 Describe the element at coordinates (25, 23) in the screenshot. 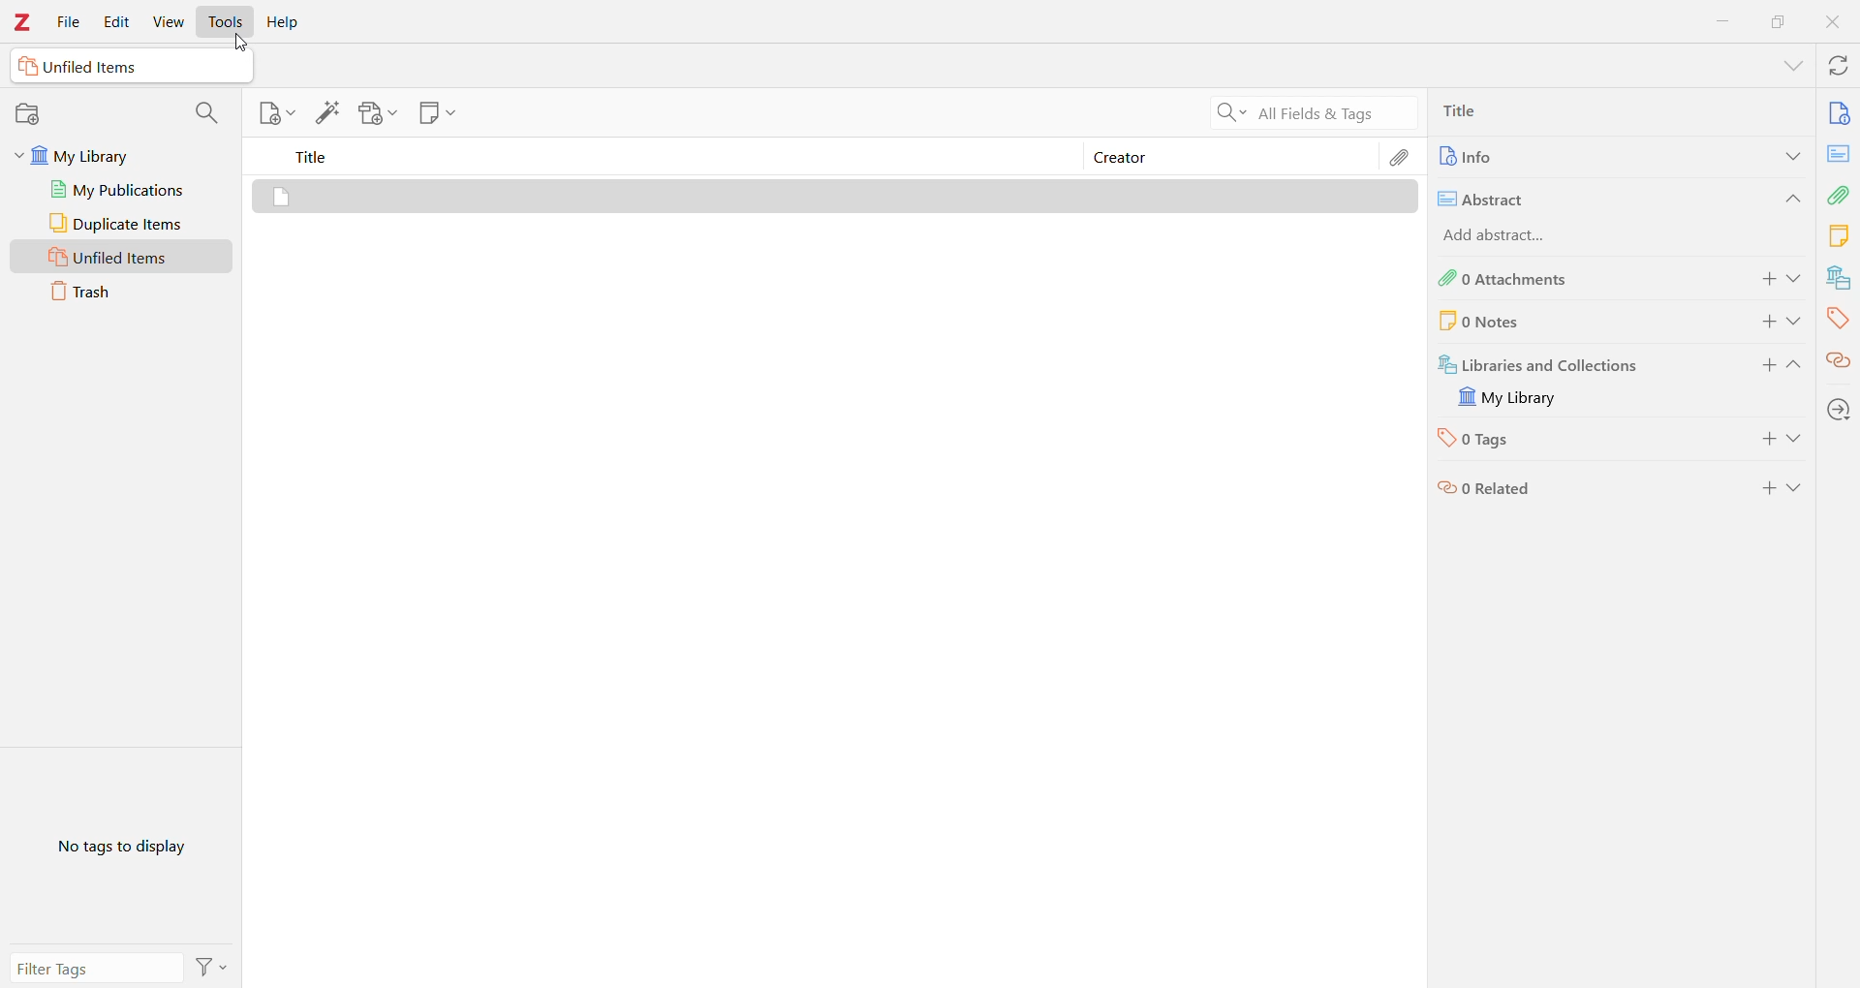

I see `Application Logo` at that location.